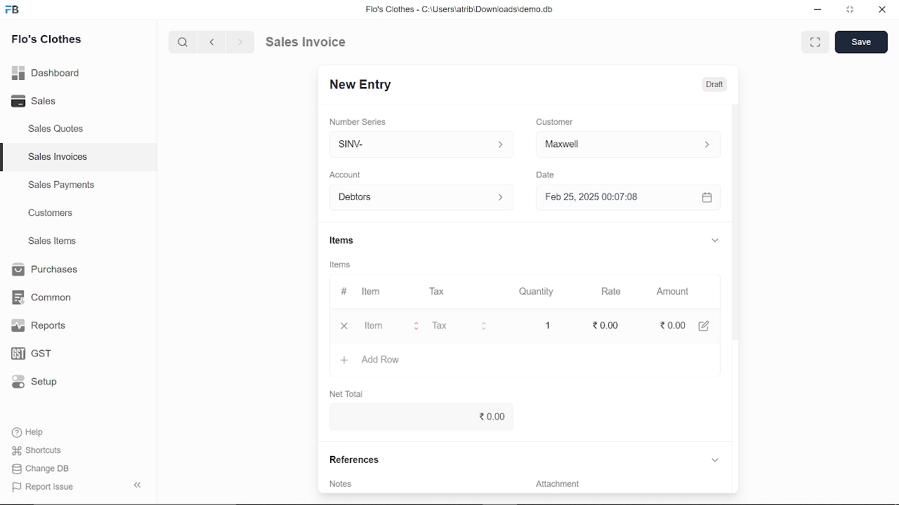 The width and height of the screenshot is (899, 505). I want to click on edit amount, so click(704, 325).